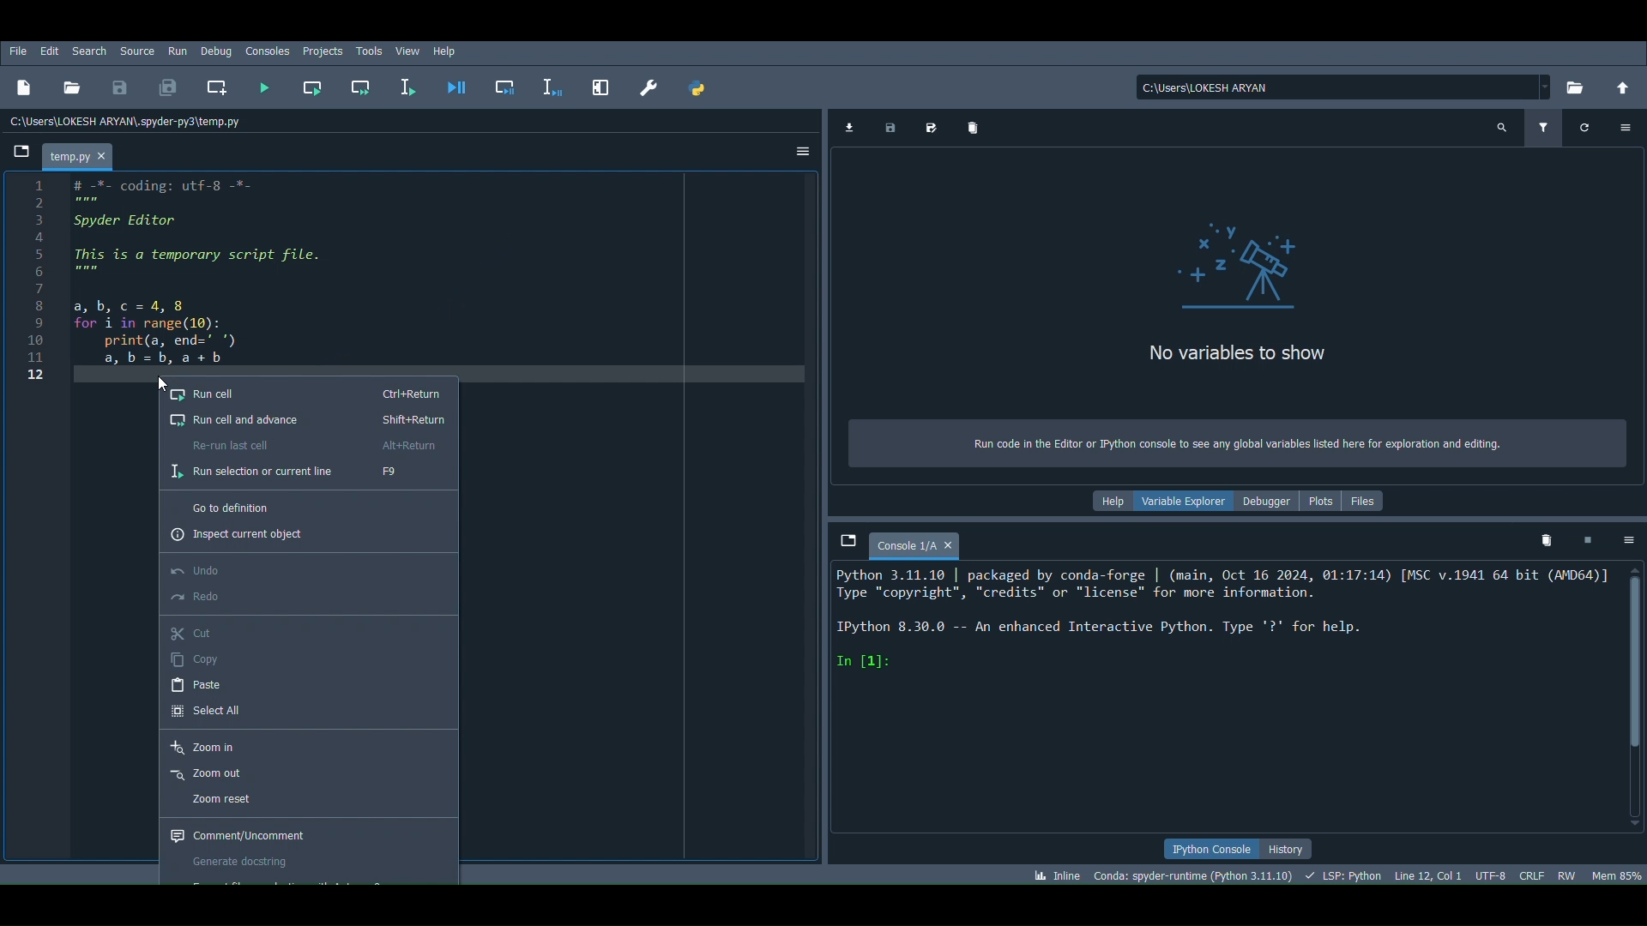 The width and height of the screenshot is (1647, 926). I want to click on Create new cell at the current line (Ctrl + 2), so click(218, 88).